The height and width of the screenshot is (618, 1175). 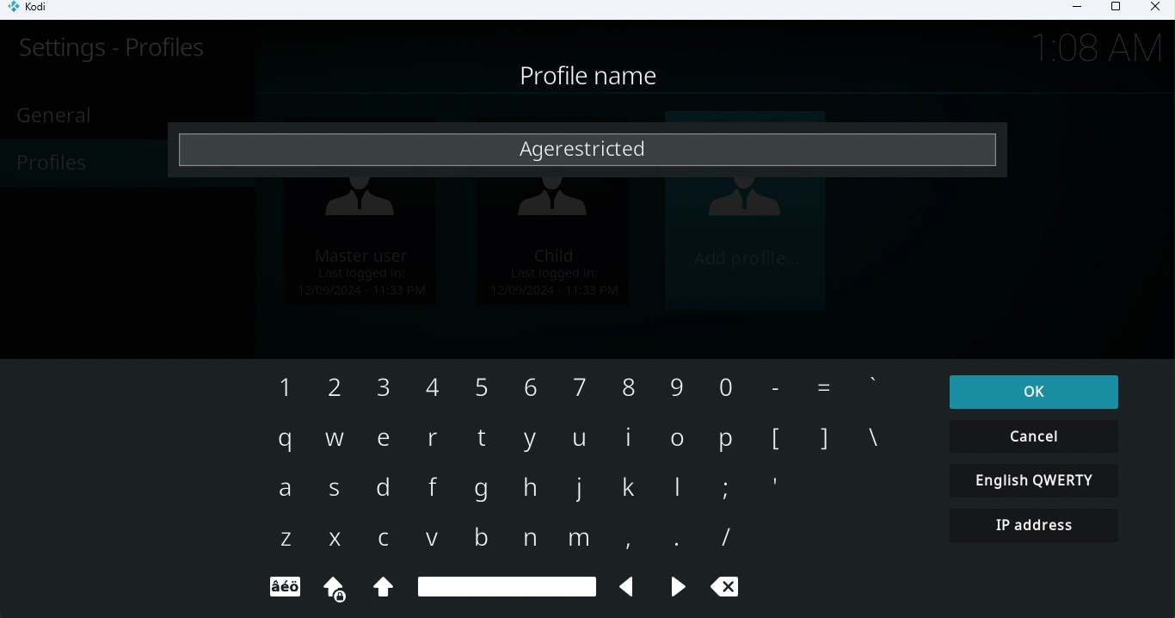 I want to click on ok, so click(x=1034, y=389).